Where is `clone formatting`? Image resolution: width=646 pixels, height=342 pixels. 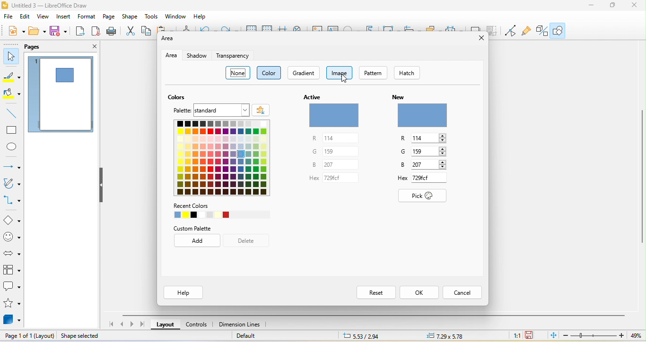 clone formatting is located at coordinates (186, 29).